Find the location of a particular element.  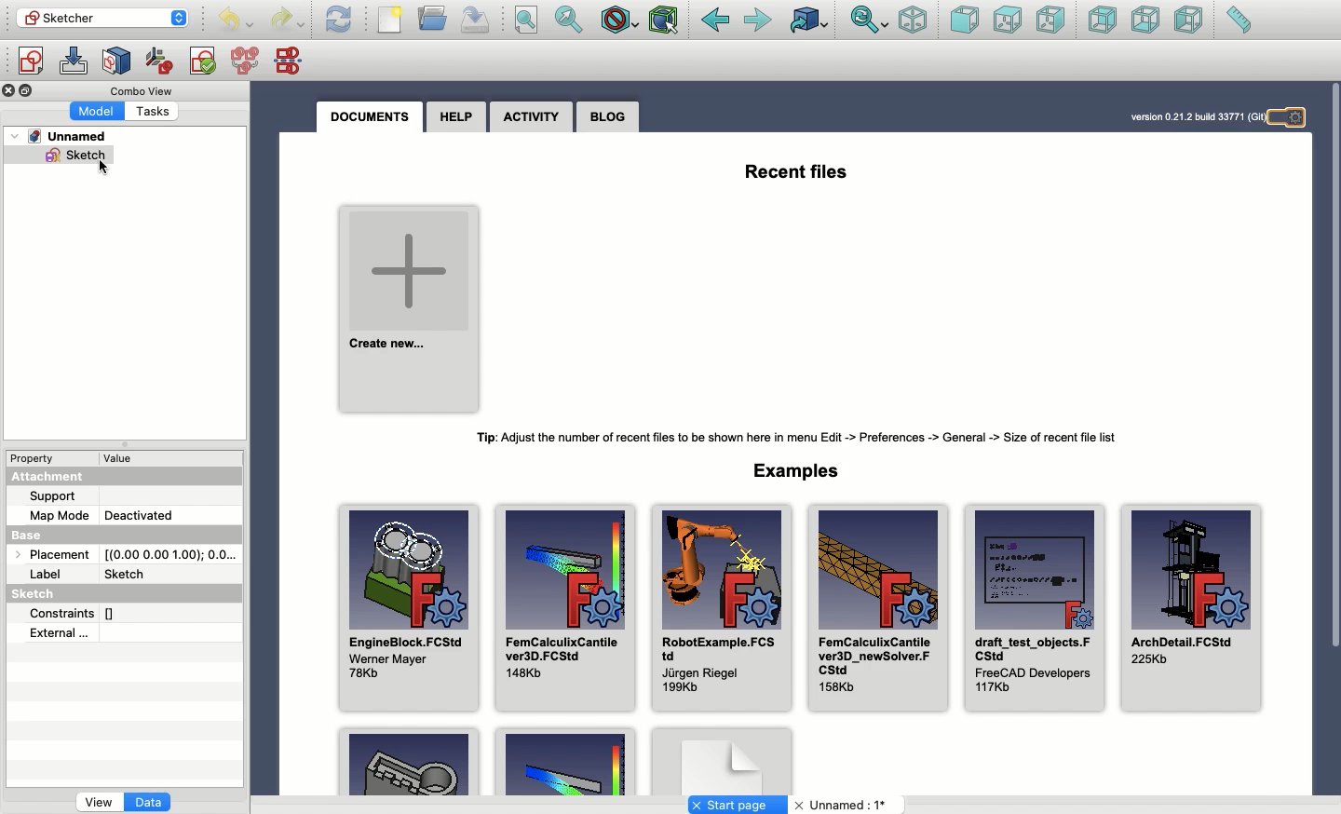

Activity  is located at coordinates (531, 118).